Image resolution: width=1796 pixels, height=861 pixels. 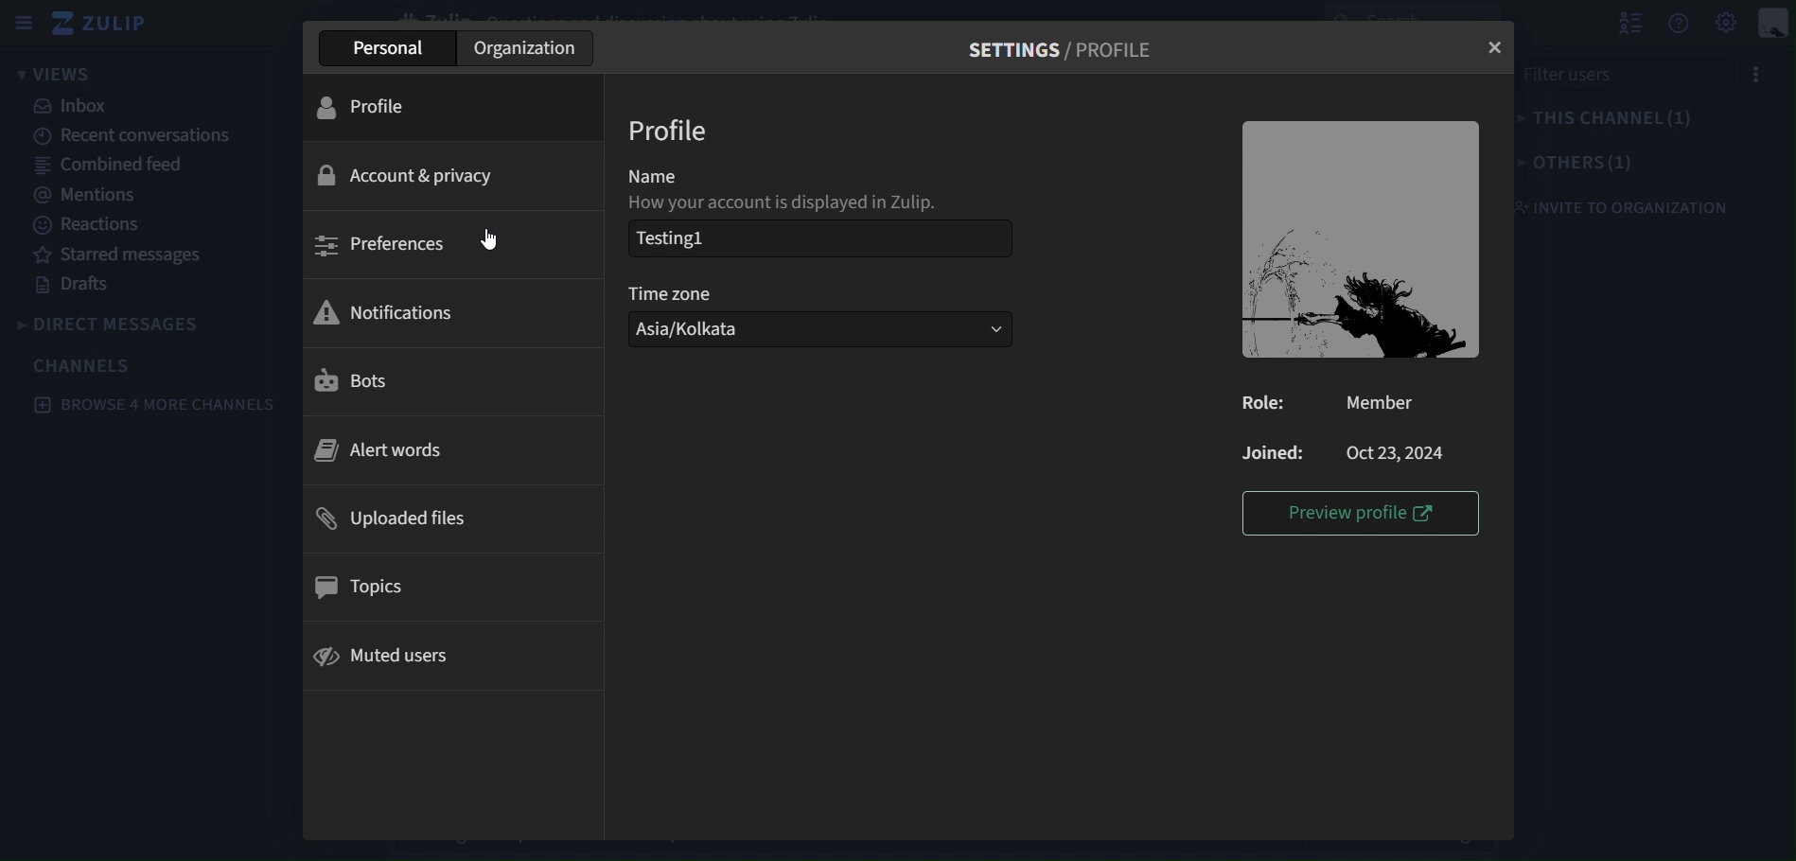 What do you see at coordinates (447, 586) in the screenshot?
I see `topics` at bounding box center [447, 586].